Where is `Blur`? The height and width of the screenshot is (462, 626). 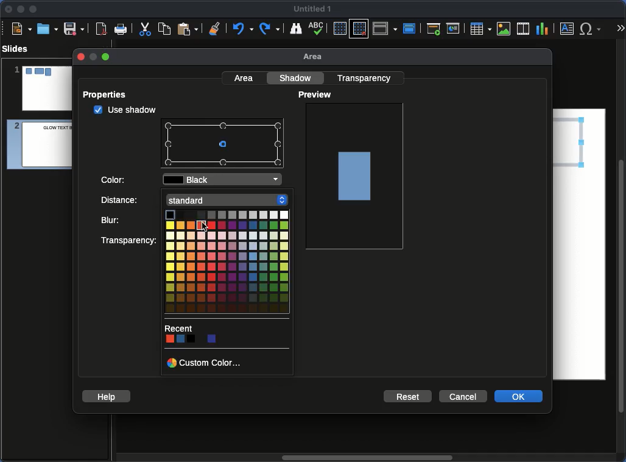 Blur is located at coordinates (130, 221).